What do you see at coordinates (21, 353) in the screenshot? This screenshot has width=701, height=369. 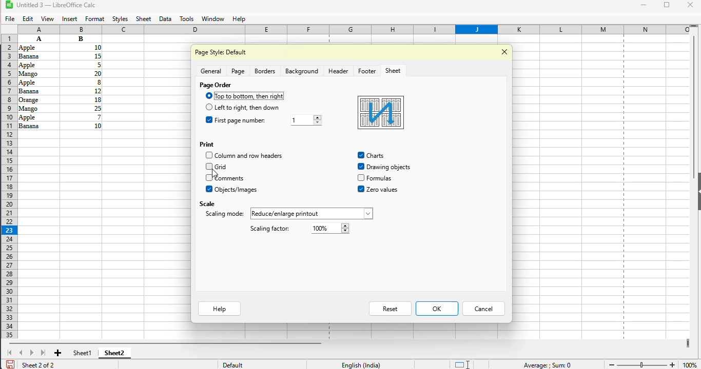 I see `scroll to previous sheet` at bounding box center [21, 353].